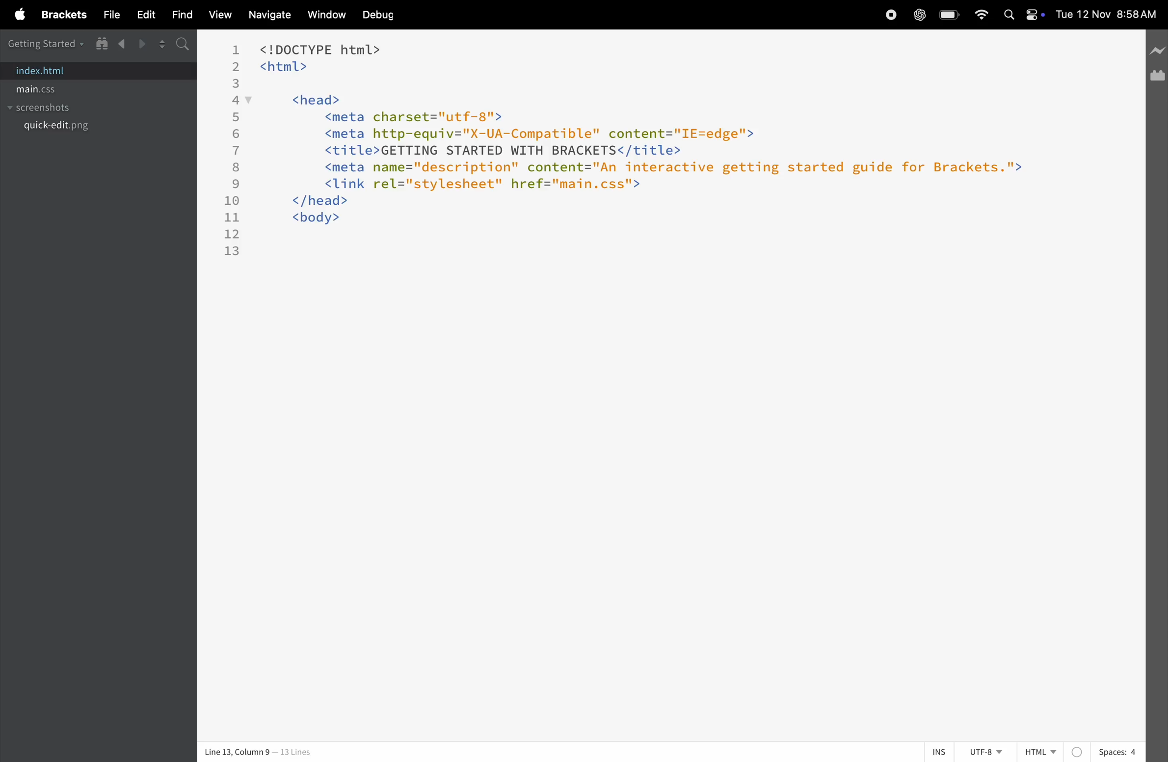 The height and width of the screenshot is (762, 1168). Describe the element at coordinates (122, 44) in the screenshot. I see `backward` at that location.